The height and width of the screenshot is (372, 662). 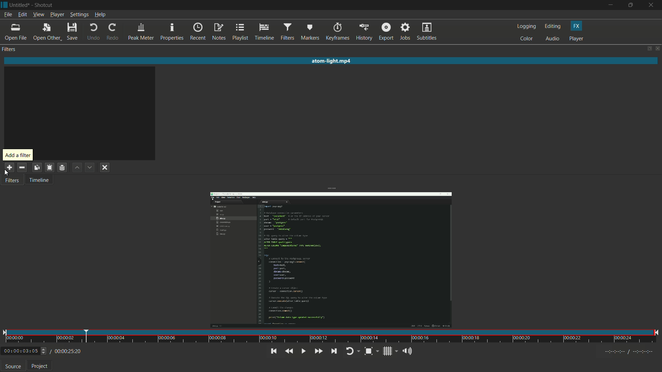 I want to click on color, so click(x=527, y=39).